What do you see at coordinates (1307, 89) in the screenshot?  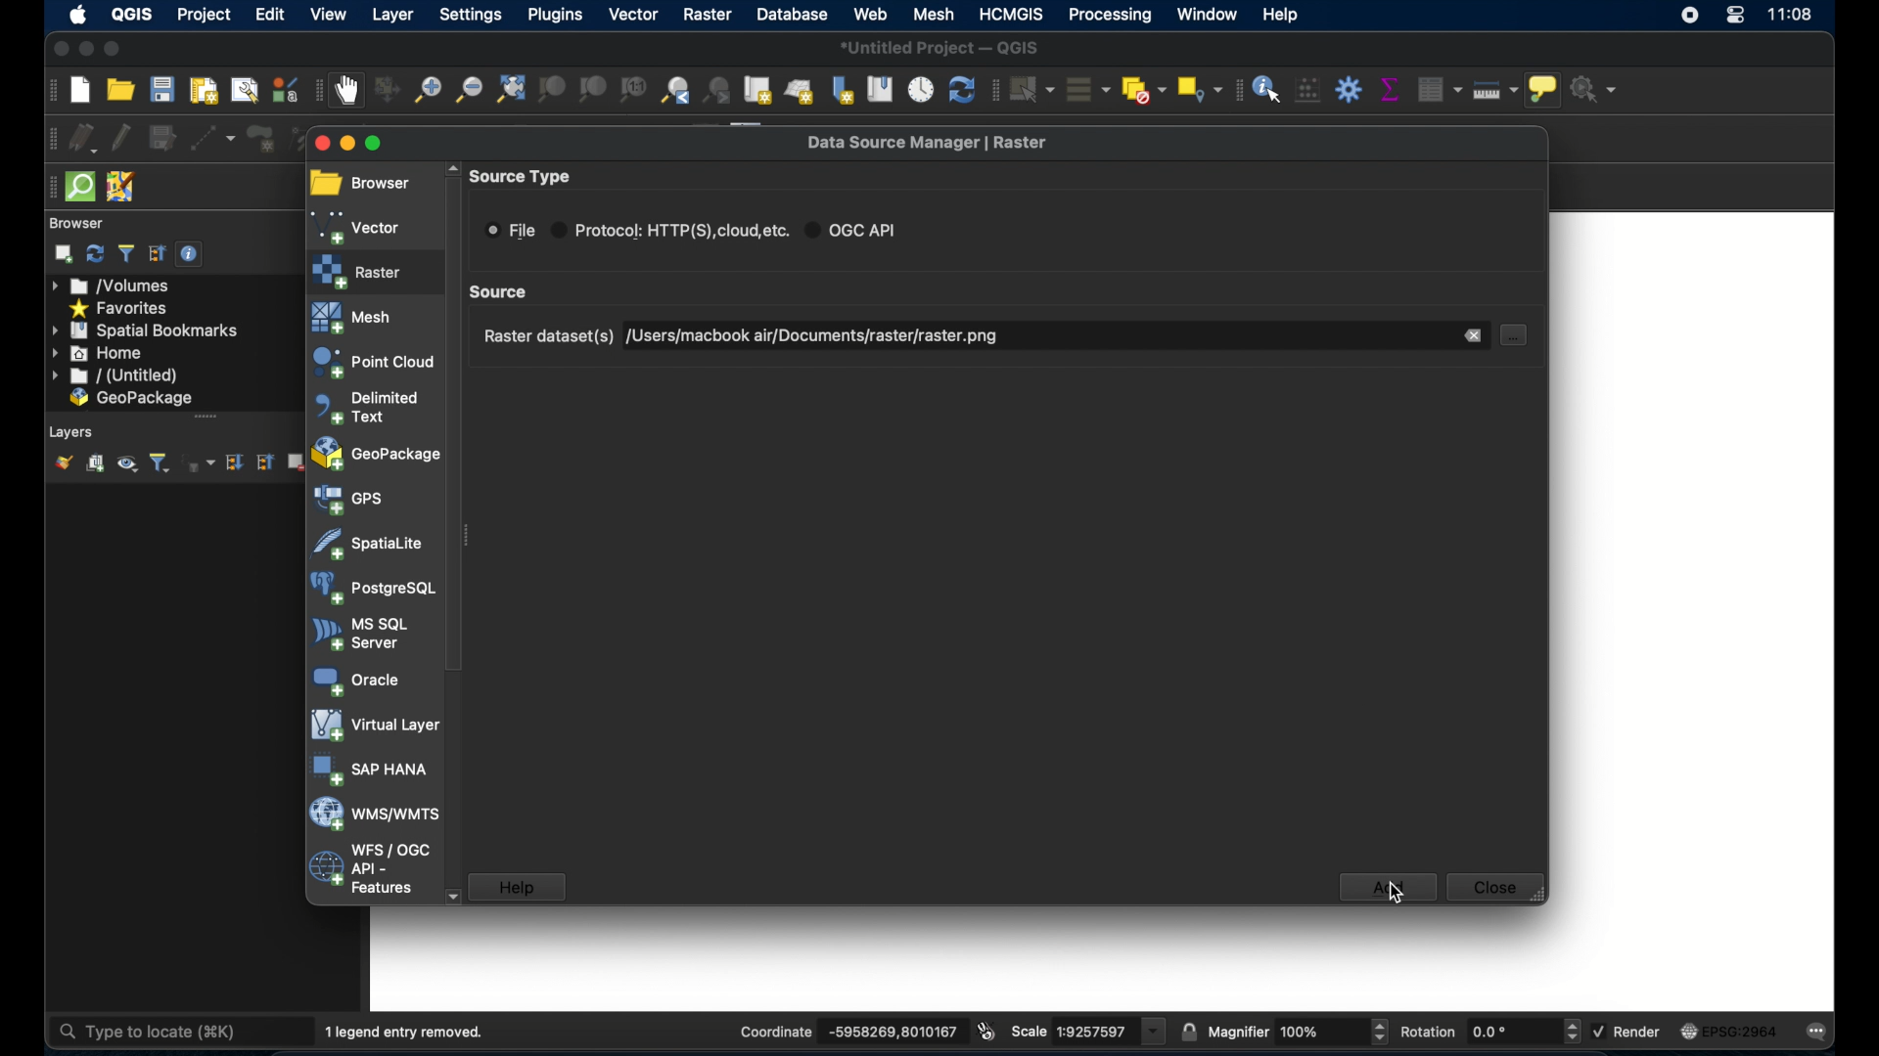 I see `open field calculator` at bounding box center [1307, 89].